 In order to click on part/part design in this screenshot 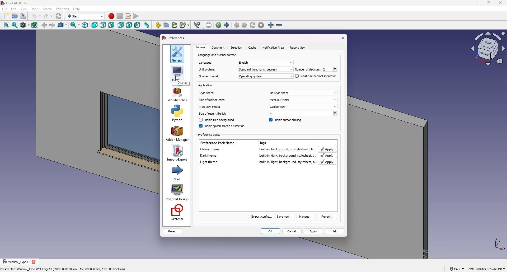, I will do `click(177, 193)`.